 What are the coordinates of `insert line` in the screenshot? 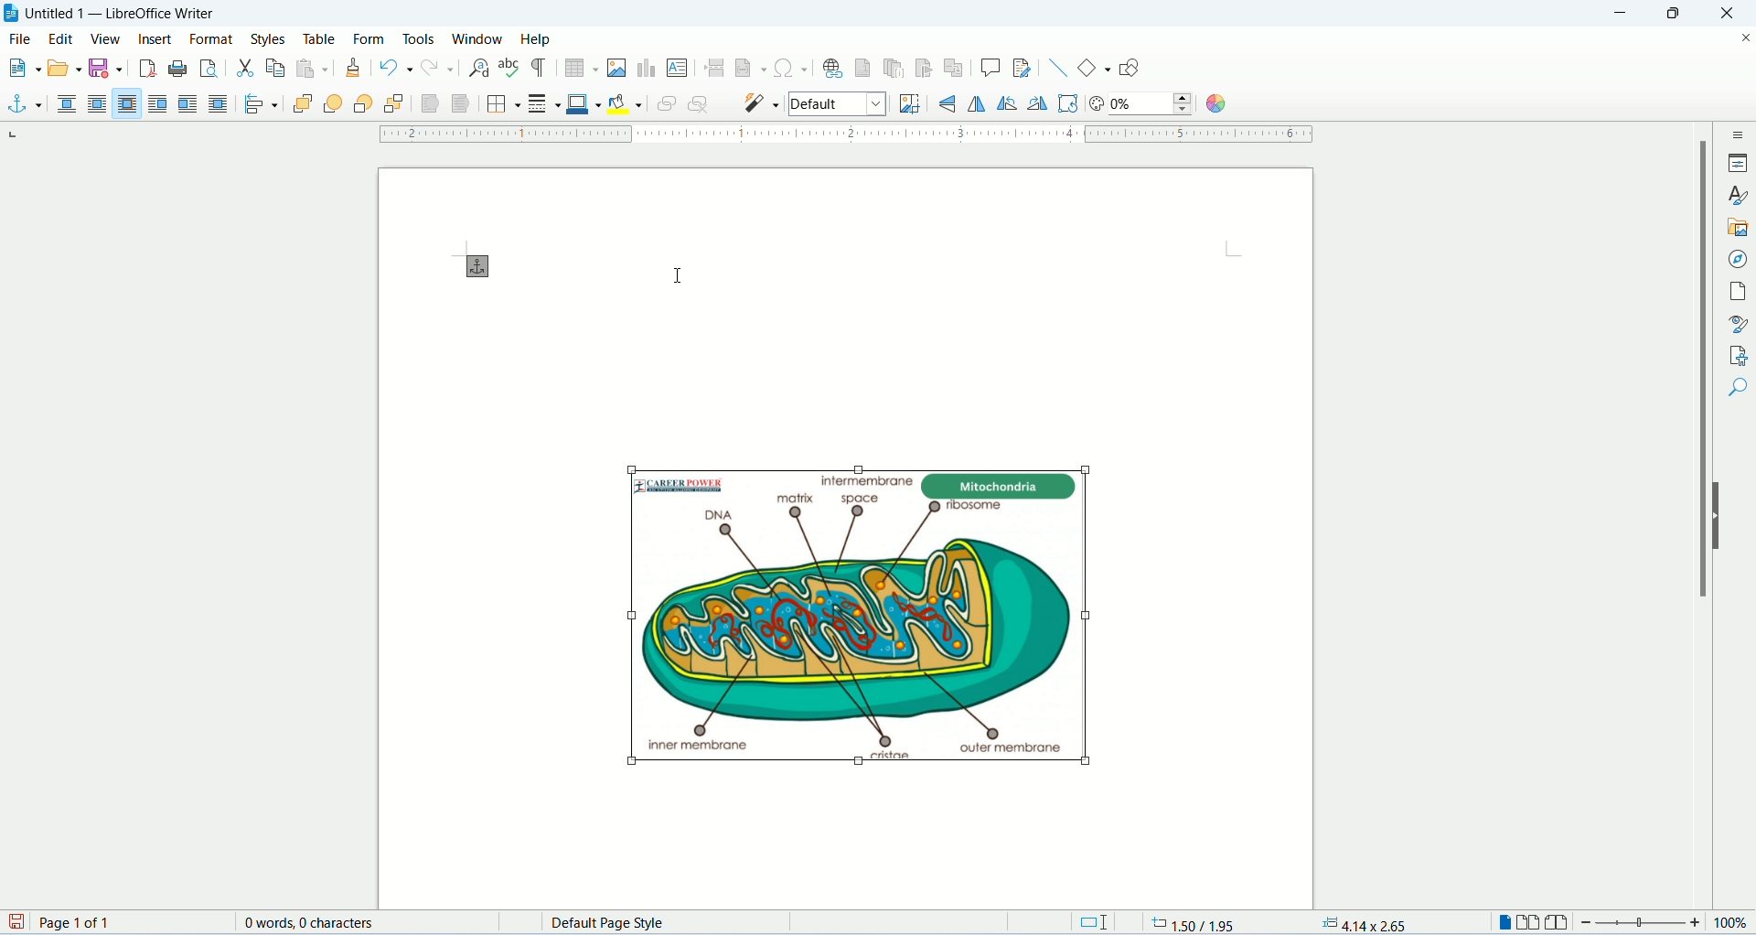 It's located at (1058, 68).